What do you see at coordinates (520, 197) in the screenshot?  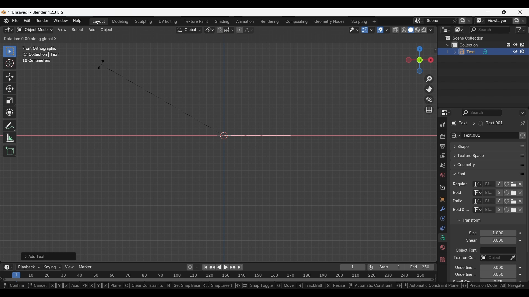 I see `Unlink respective attribute` at bounding box center [520, 197].